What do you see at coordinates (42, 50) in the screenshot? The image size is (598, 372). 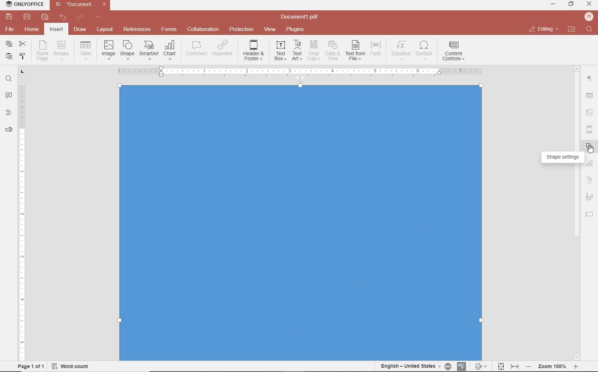 I see `INSERT BLANK PAGE` at bounding box center [42, 50].